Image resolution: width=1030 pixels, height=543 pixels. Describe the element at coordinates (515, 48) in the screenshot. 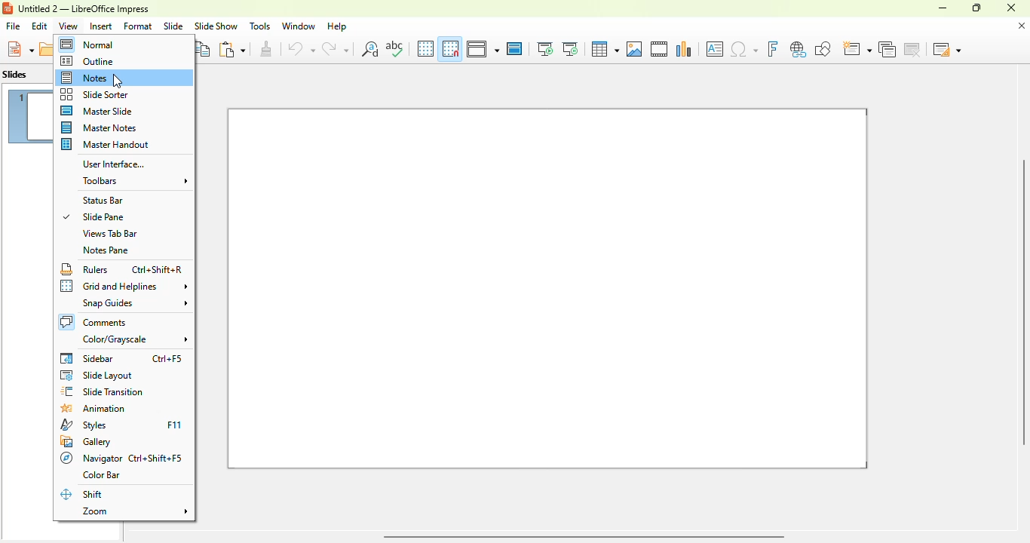

I see `master slide` at that location.